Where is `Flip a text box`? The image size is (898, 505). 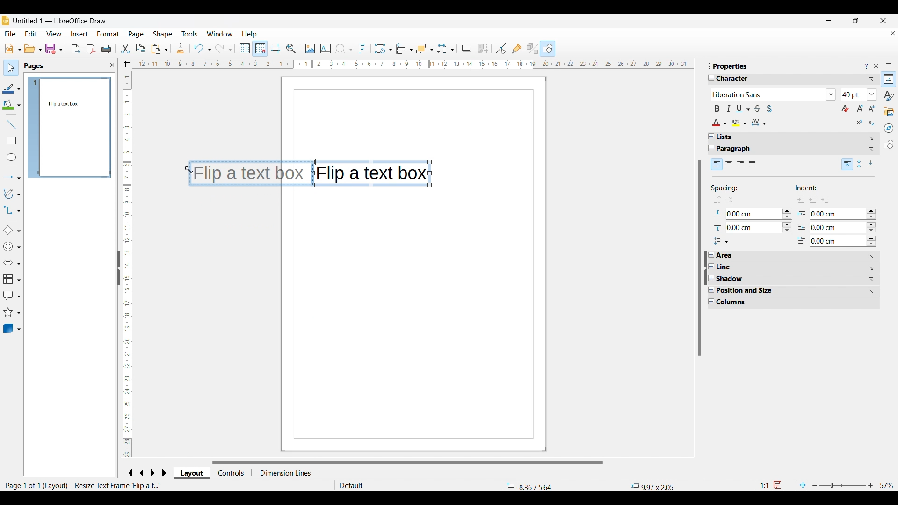
Flip a text box is located at coordinates (254, 172).